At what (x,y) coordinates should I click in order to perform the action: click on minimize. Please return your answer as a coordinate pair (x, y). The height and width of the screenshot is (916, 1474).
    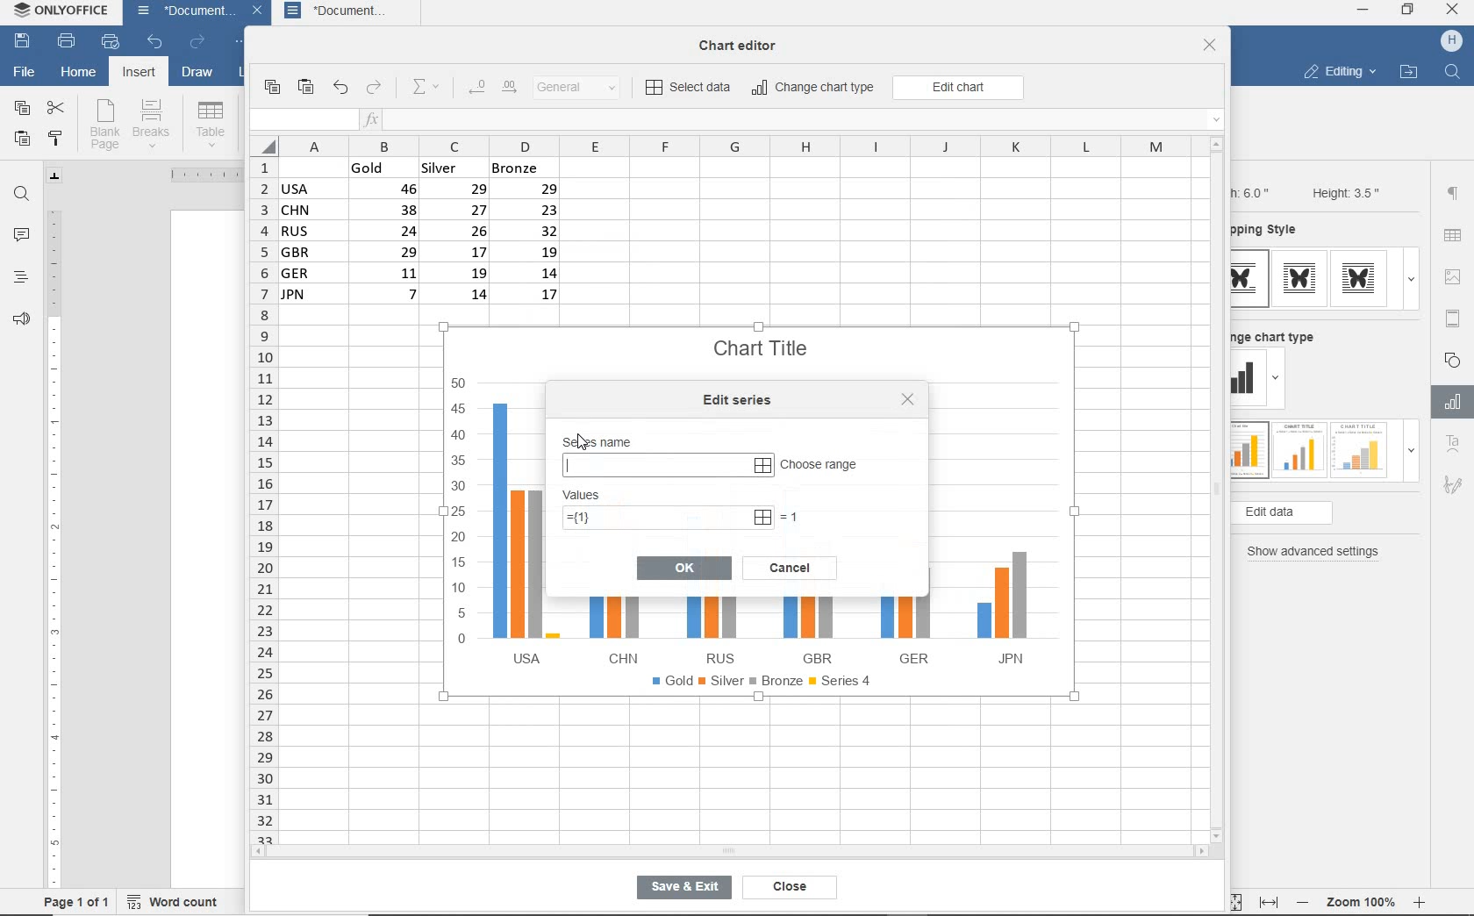
    Looking at the image, I should click on (1363, 10).